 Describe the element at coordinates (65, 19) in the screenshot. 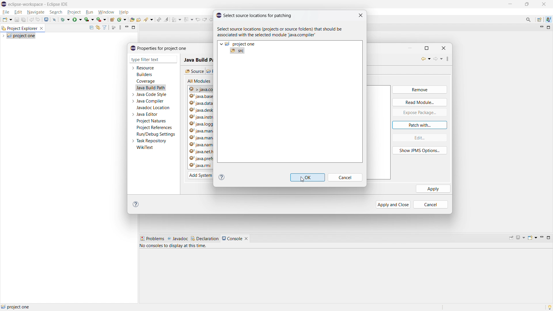

I see `debug` at that location.